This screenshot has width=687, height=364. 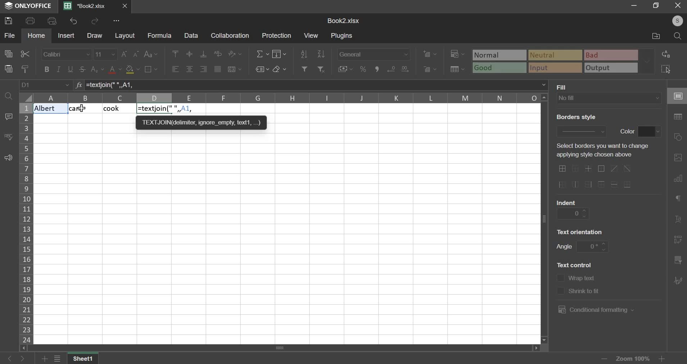 What do you see at coordinates (679, 36) in the screenshot?
I see `search` at bounding box center [679, 36].